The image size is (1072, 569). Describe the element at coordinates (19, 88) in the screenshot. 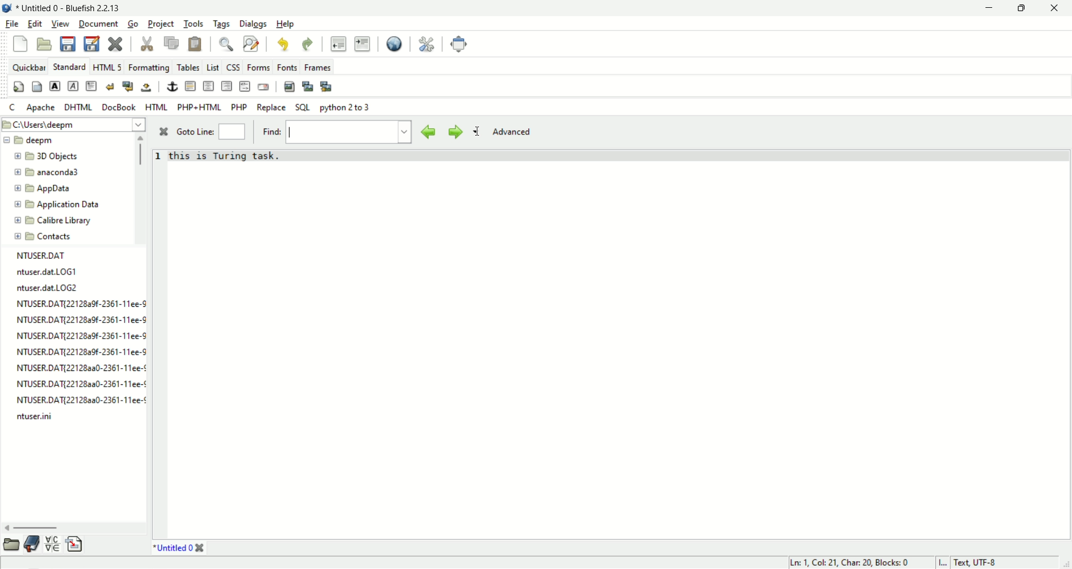

I see `quick settings` at that location.